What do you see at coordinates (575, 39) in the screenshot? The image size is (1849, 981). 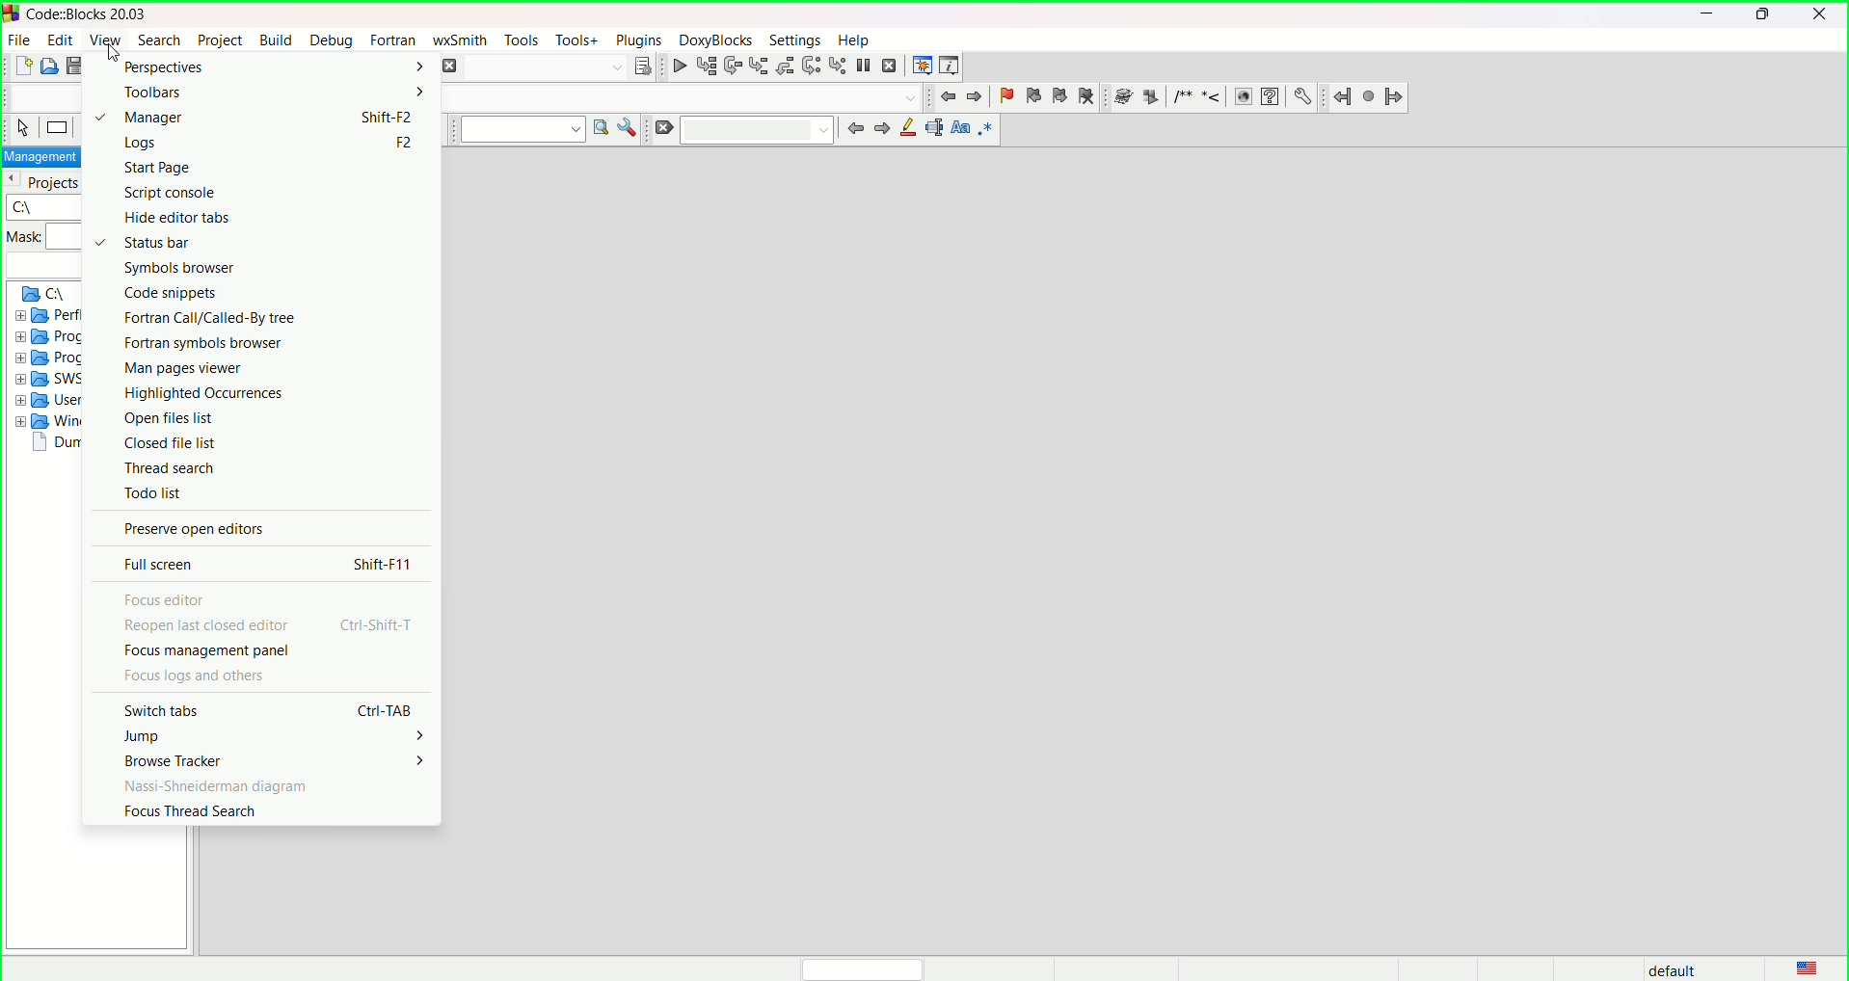 I see `tools+` at bounding box center [575, 39].